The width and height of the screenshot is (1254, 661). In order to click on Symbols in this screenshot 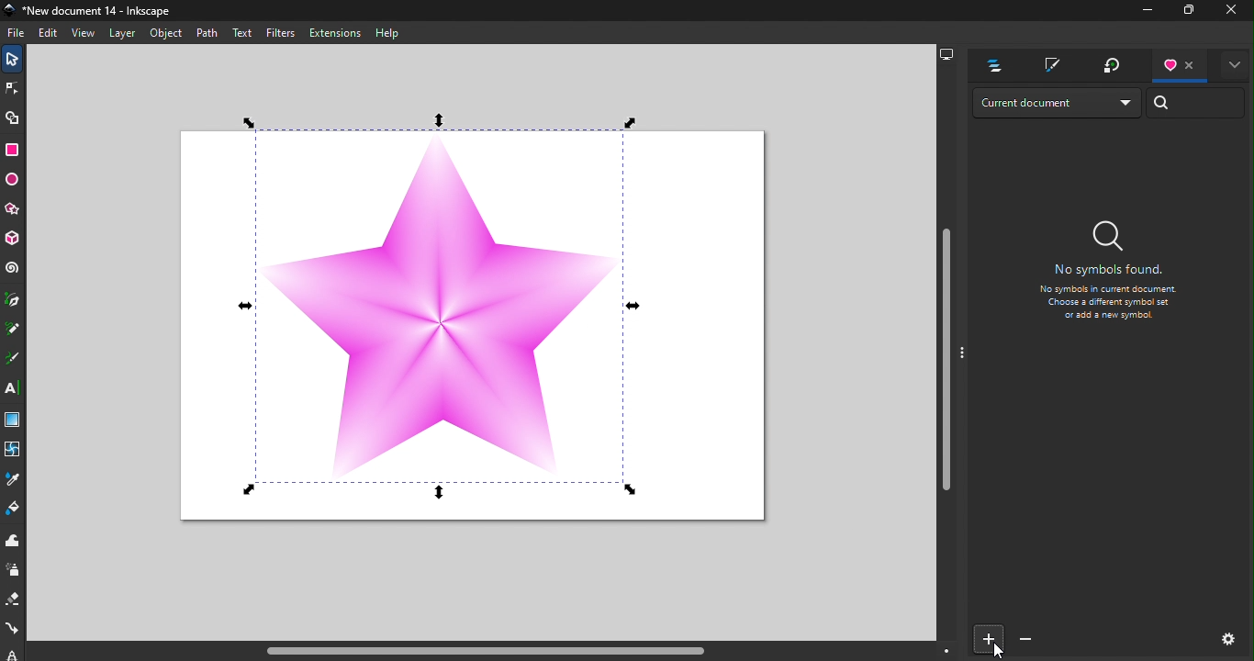, I will do `click(1170, 65)`.